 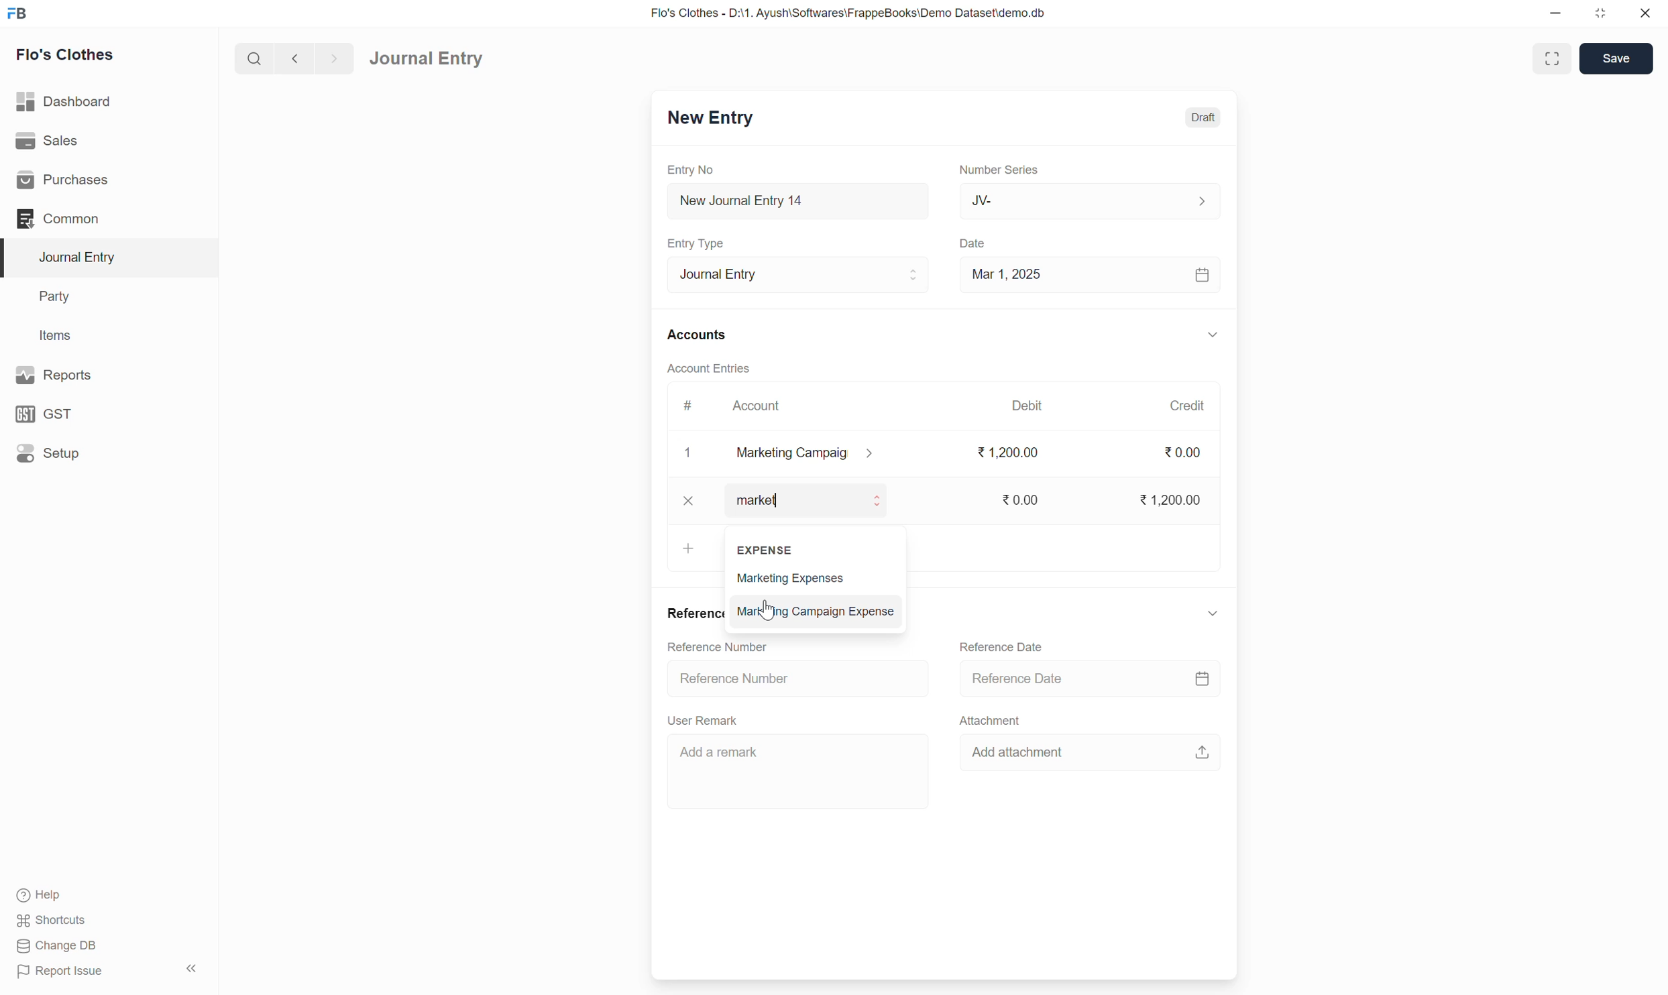 What do you see at coordinates (1022, 500) in the screenshot?
I see `0.00` at bounding box center [1022, 500].